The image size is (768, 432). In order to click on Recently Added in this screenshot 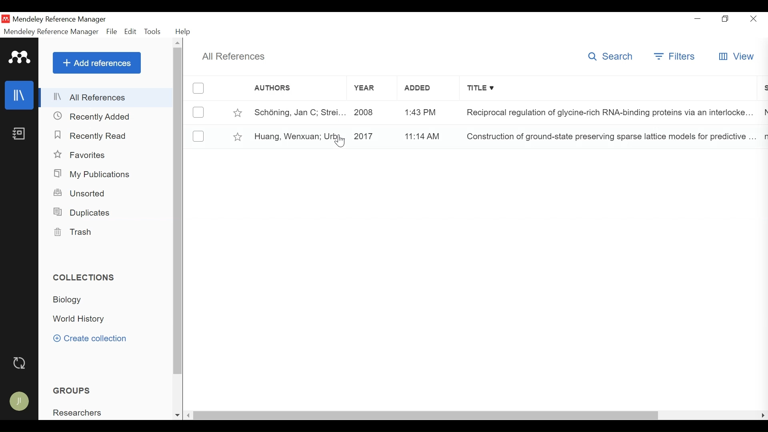, I will do `click(93, 117)`.